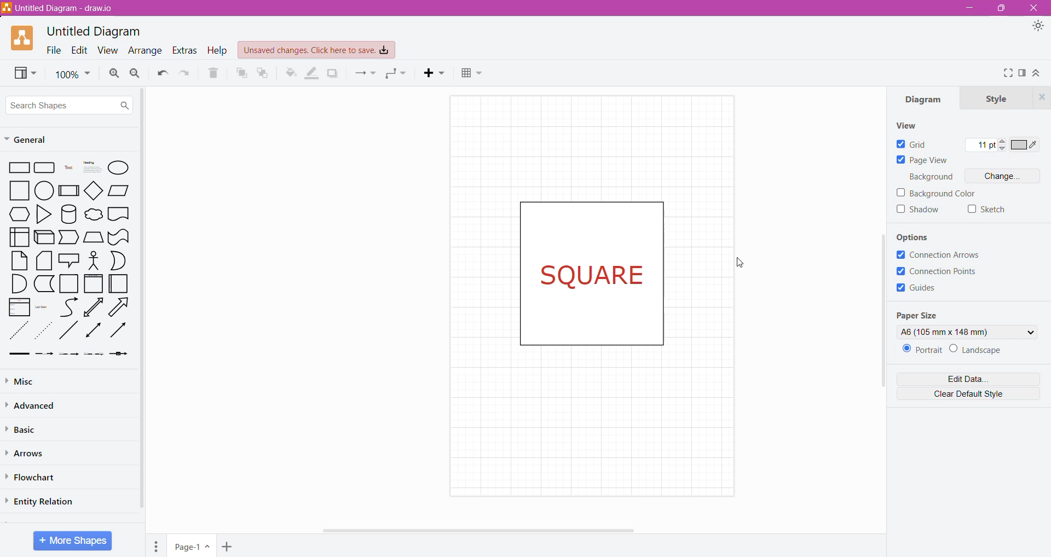 Image resolution: width=1051 pixels, height=557 pixels. Describe the element at coordinates (19, 260) in the screenshot. I see `Paper Sheet ` at that location.